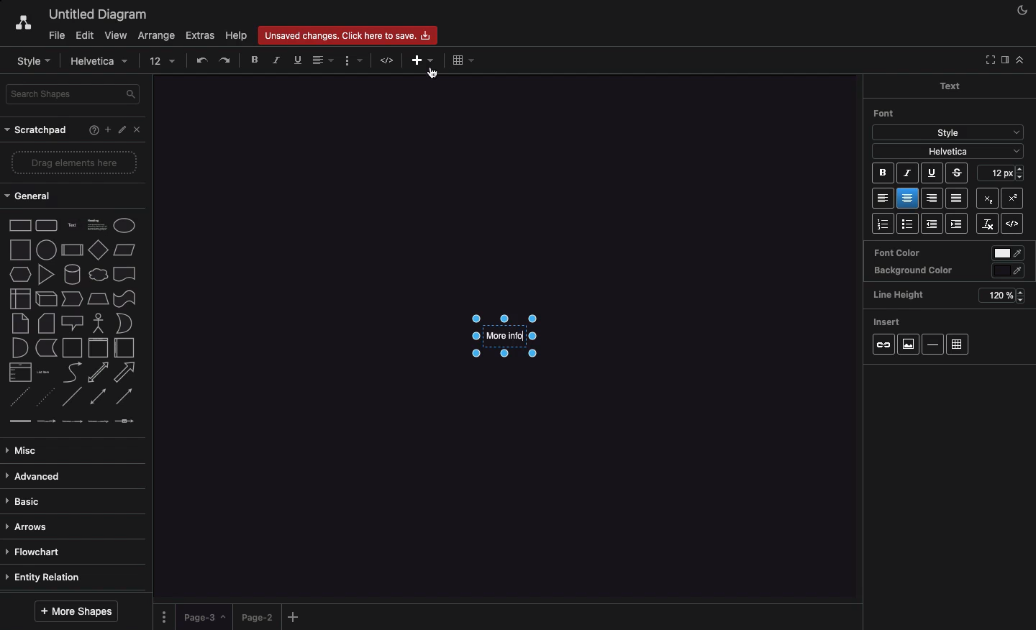  I want to click on circle, so click(46, 250).